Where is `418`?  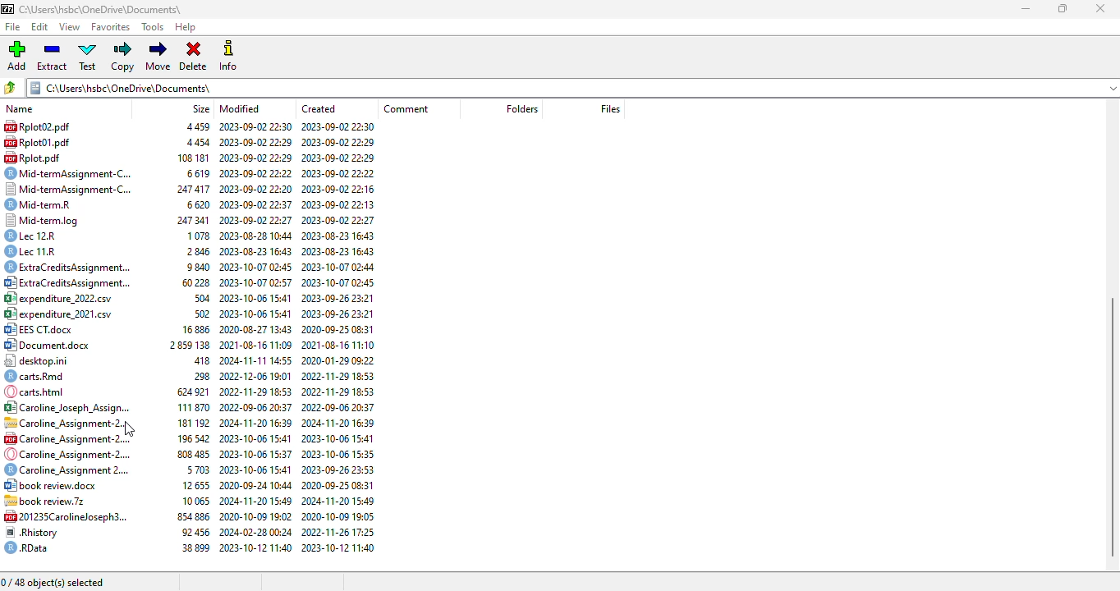
418 is located at coordinates (198, 360).